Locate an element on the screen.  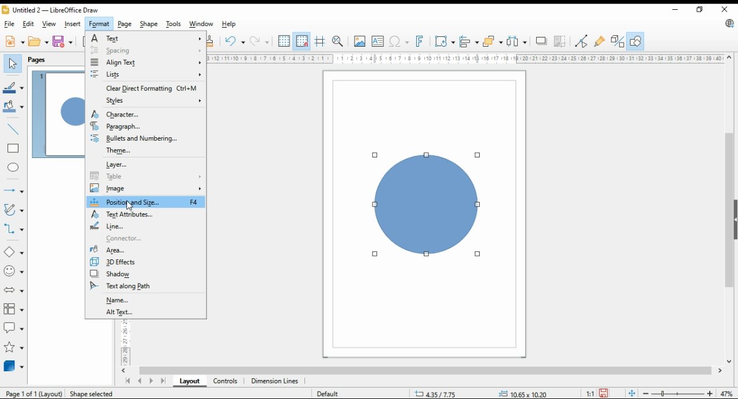
line is located at coordinates (111, 226).